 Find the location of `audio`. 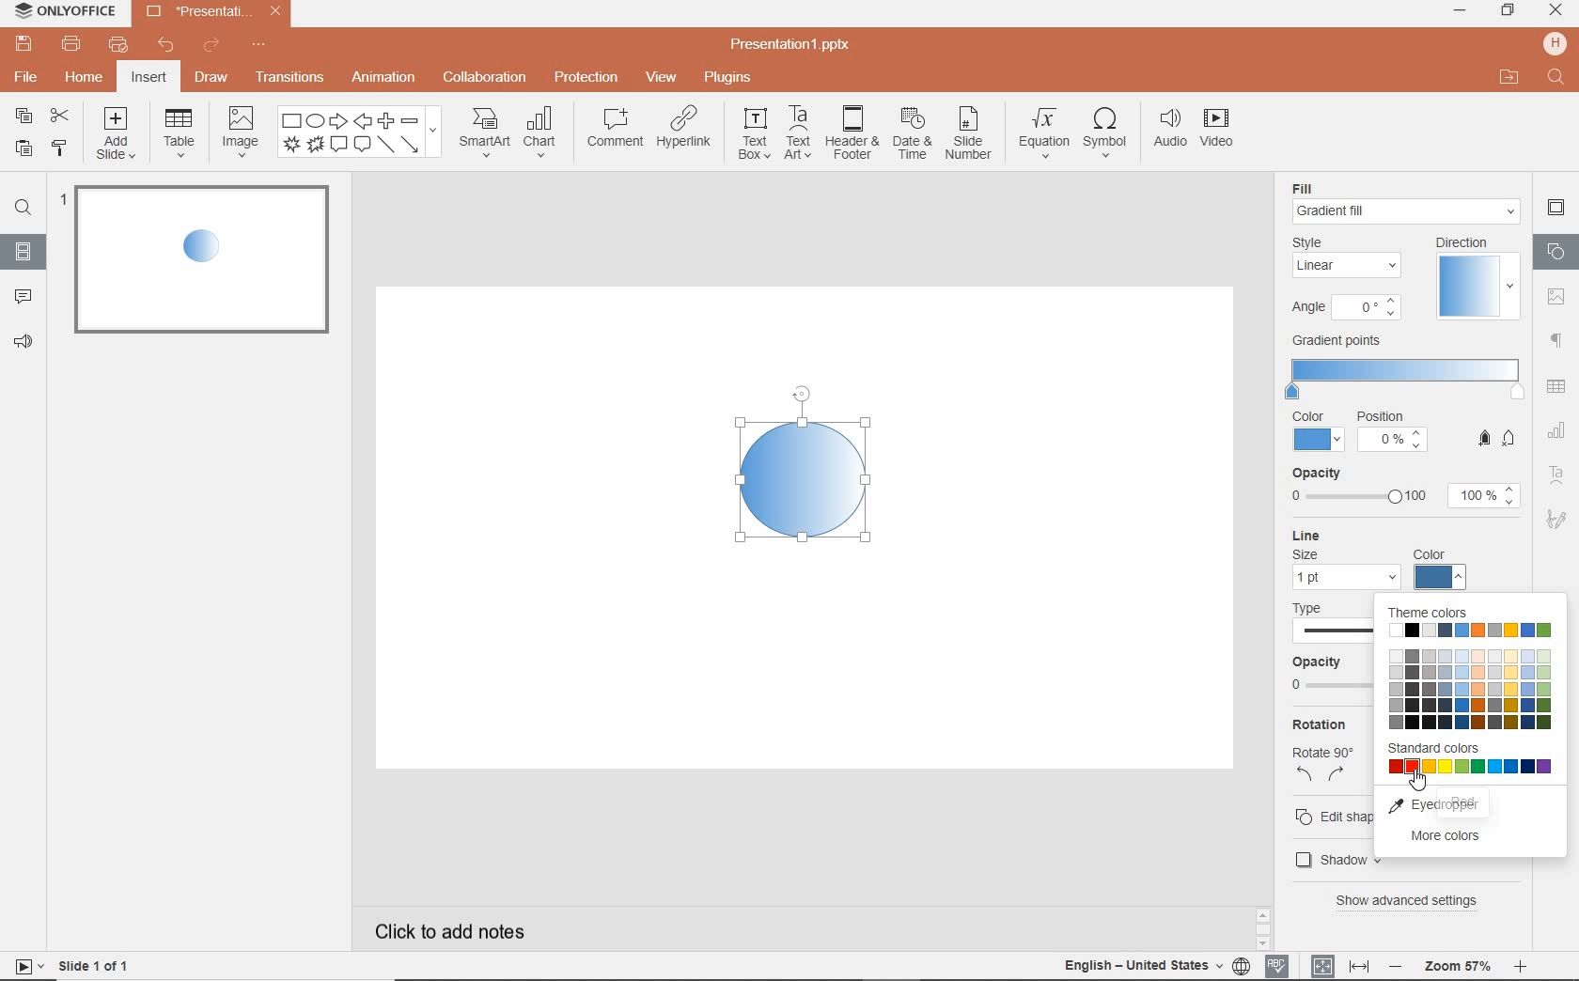

audio is located at coordinates (1167, 131).